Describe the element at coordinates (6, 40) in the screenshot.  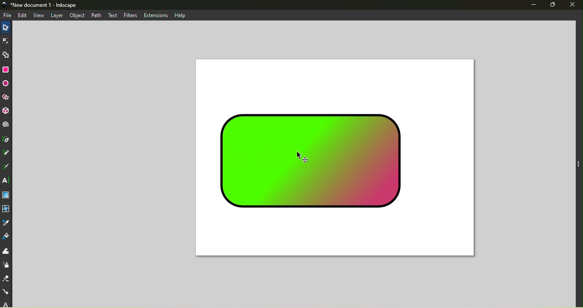
I see `Node tool` at that location.